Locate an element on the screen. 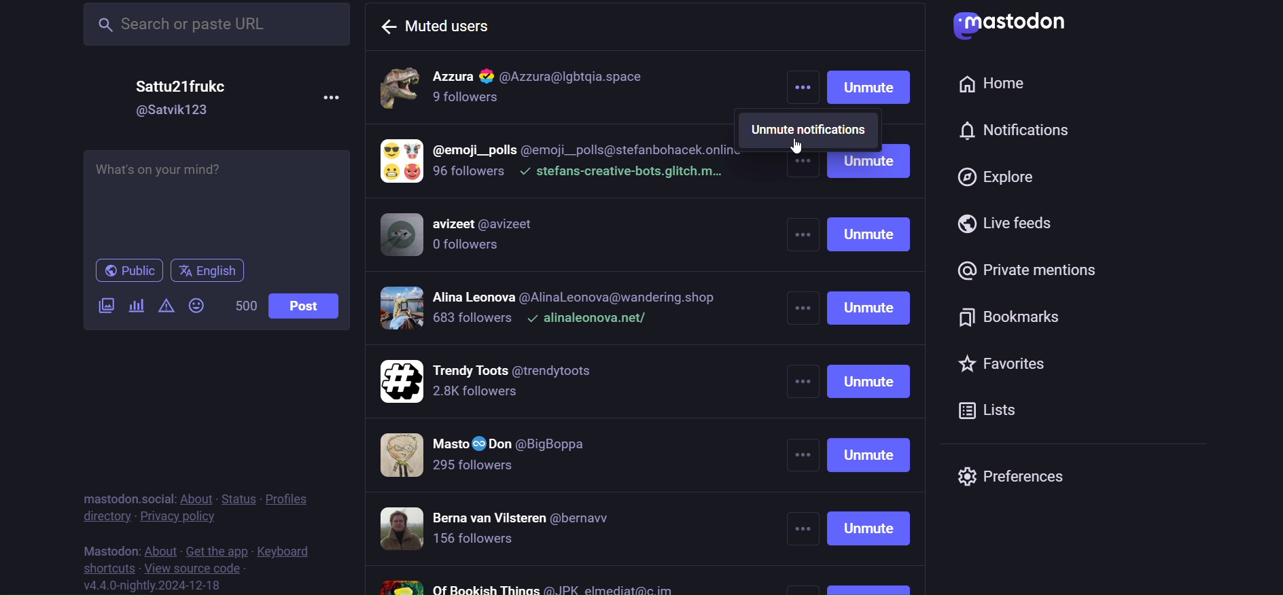 This screenshot has width=1283, height=595. mastodon social is located at coordinates (125, 499).